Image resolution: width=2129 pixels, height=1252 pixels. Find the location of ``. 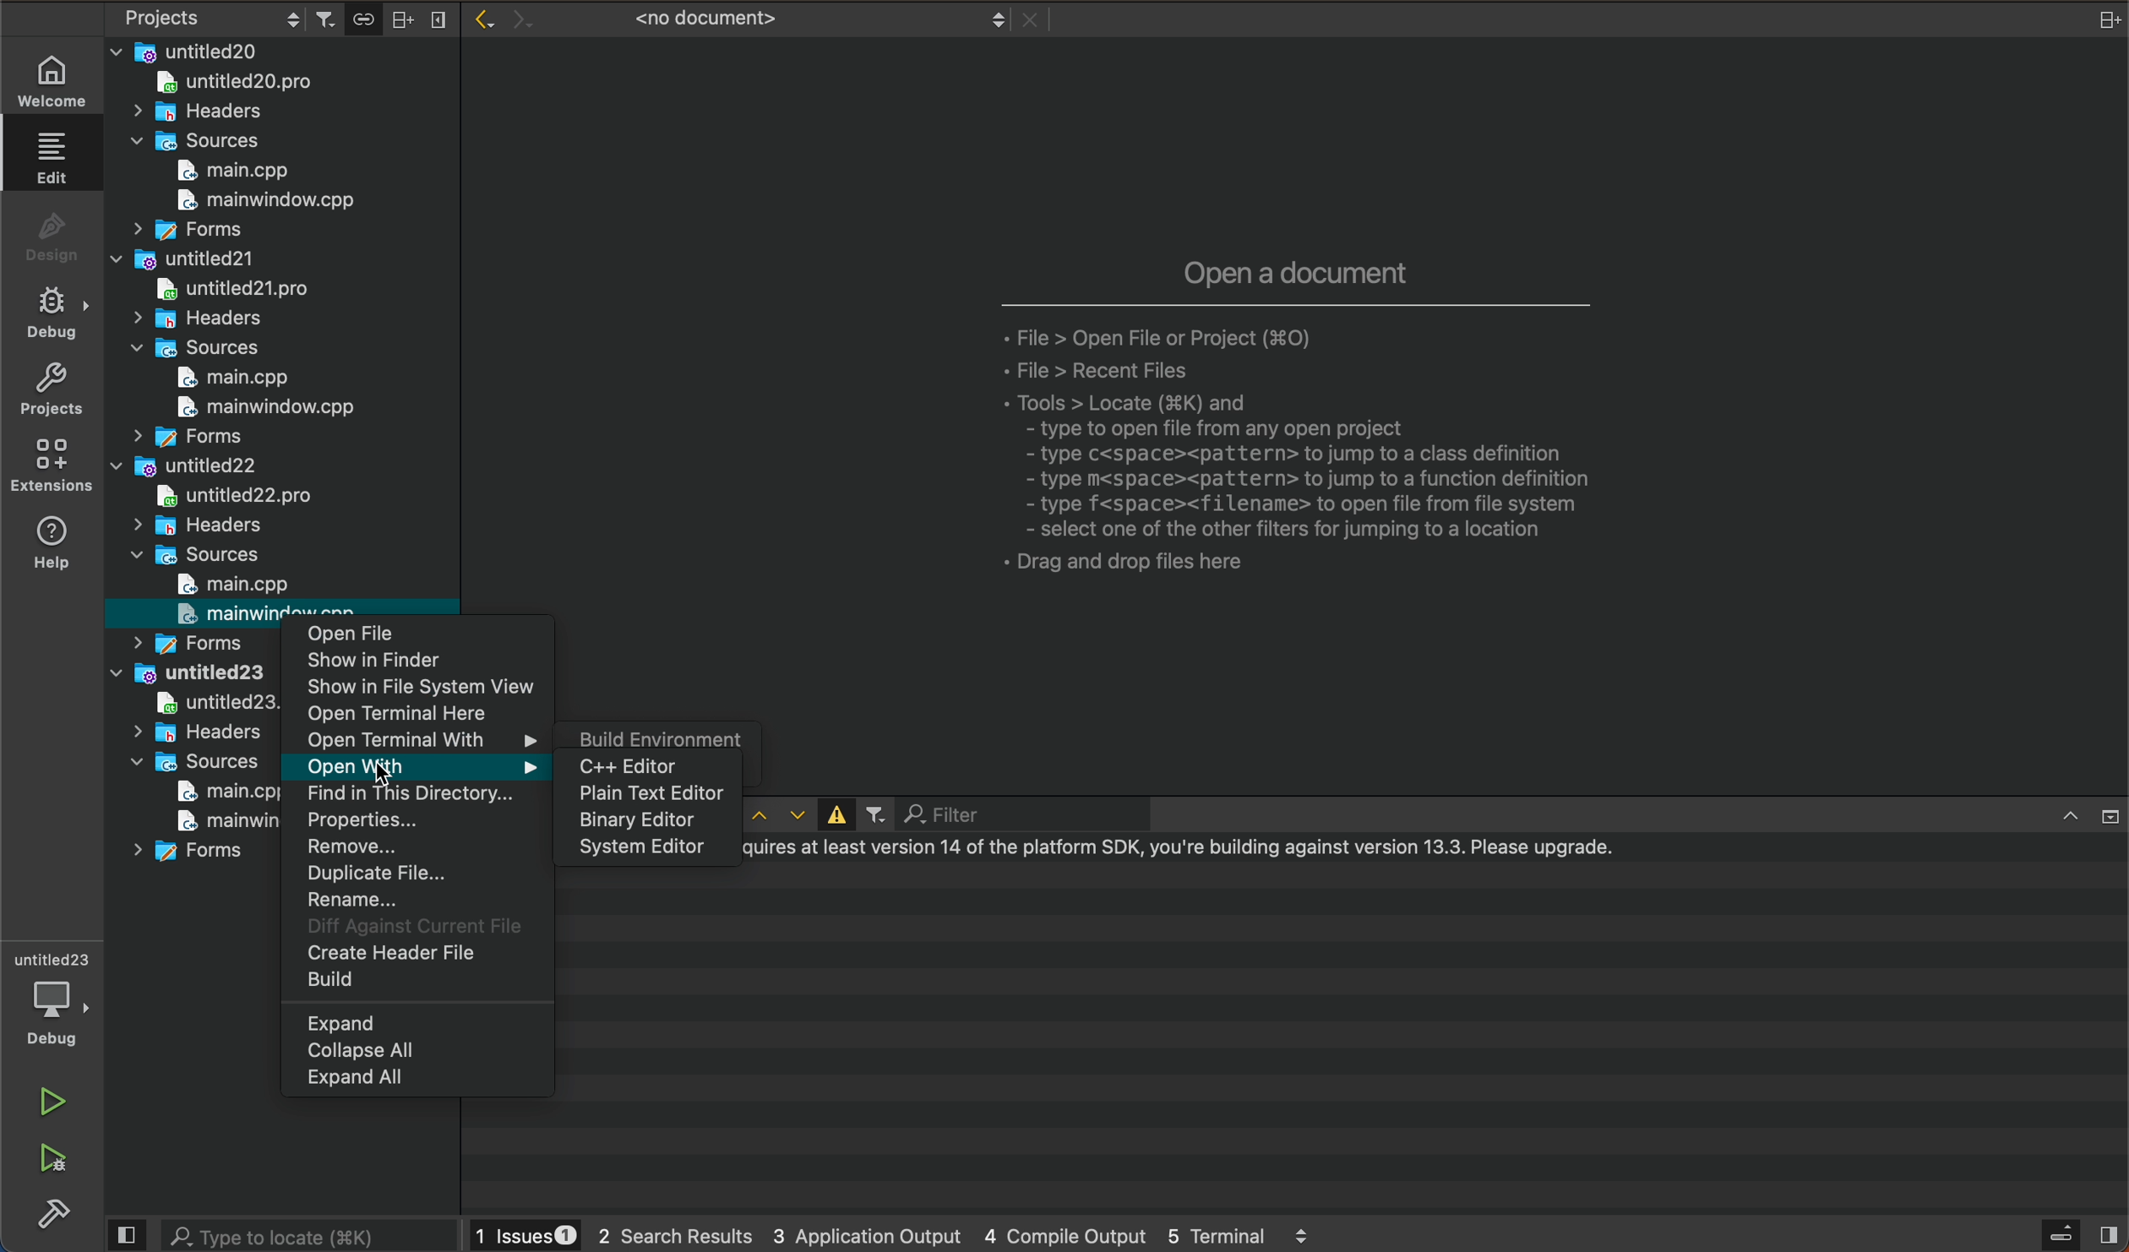

 is located at coordinates (832, 813).